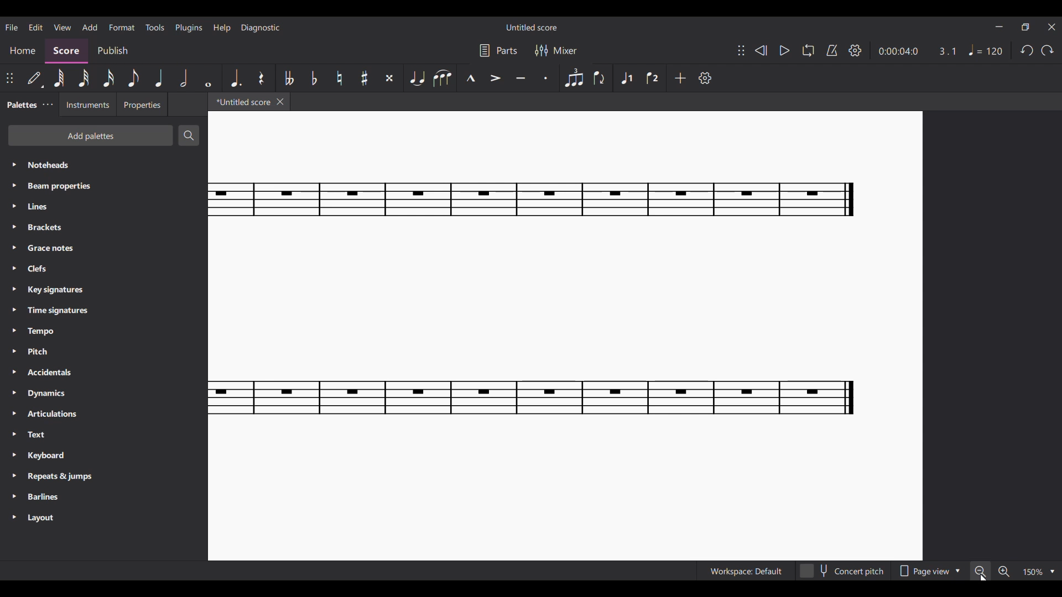 Image resolution: width=1062 pixels, height=597 pixels. I want to click on Slur, so click(442, 78).